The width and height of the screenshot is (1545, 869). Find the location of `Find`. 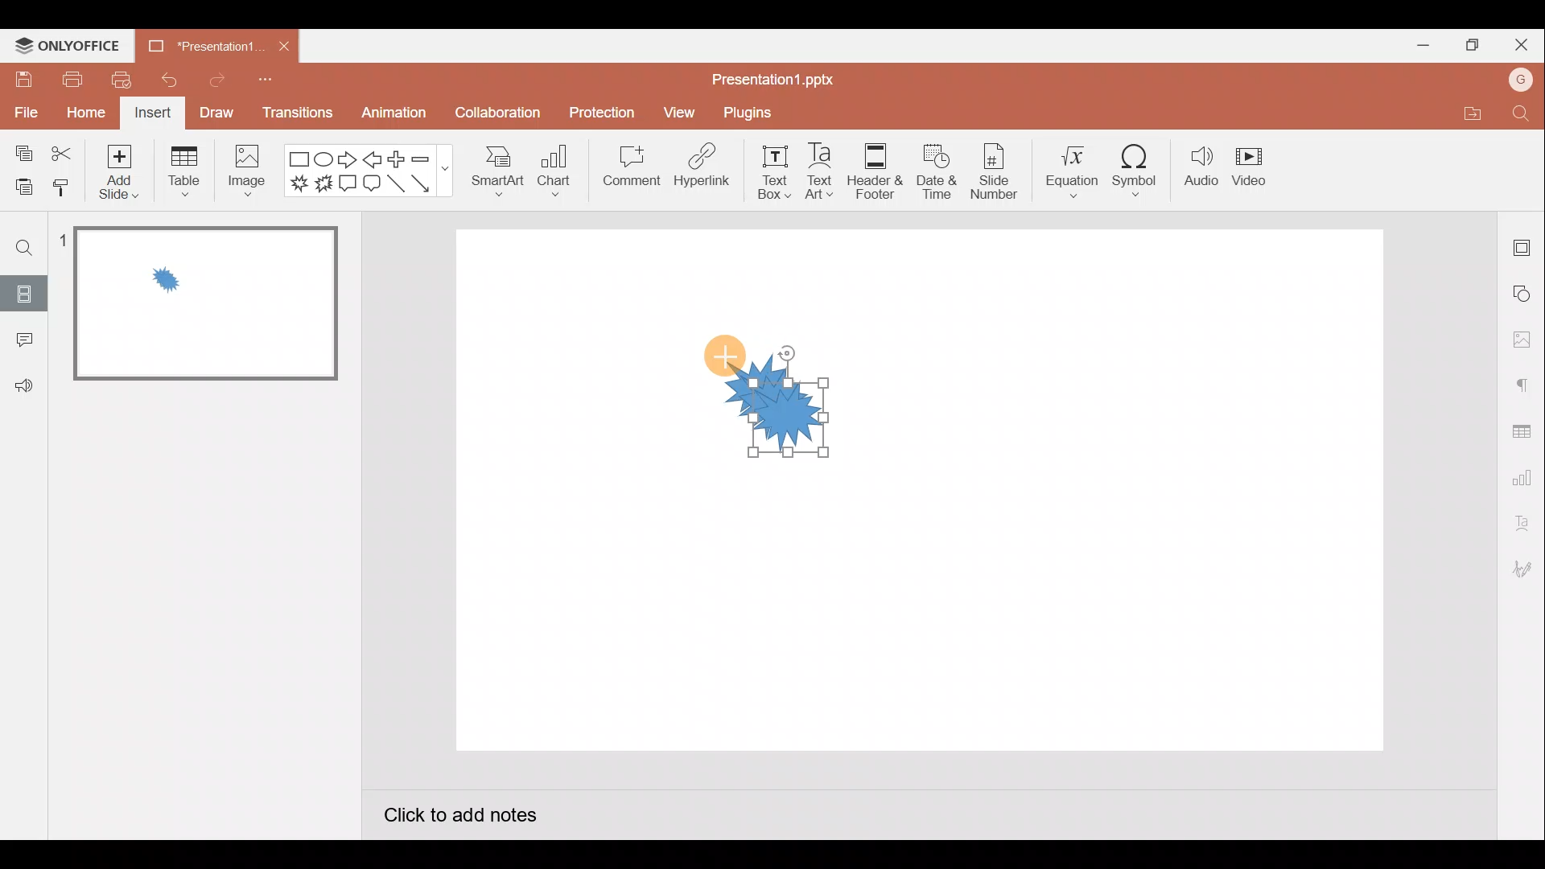

Find is located at coordinates (1526, 115).